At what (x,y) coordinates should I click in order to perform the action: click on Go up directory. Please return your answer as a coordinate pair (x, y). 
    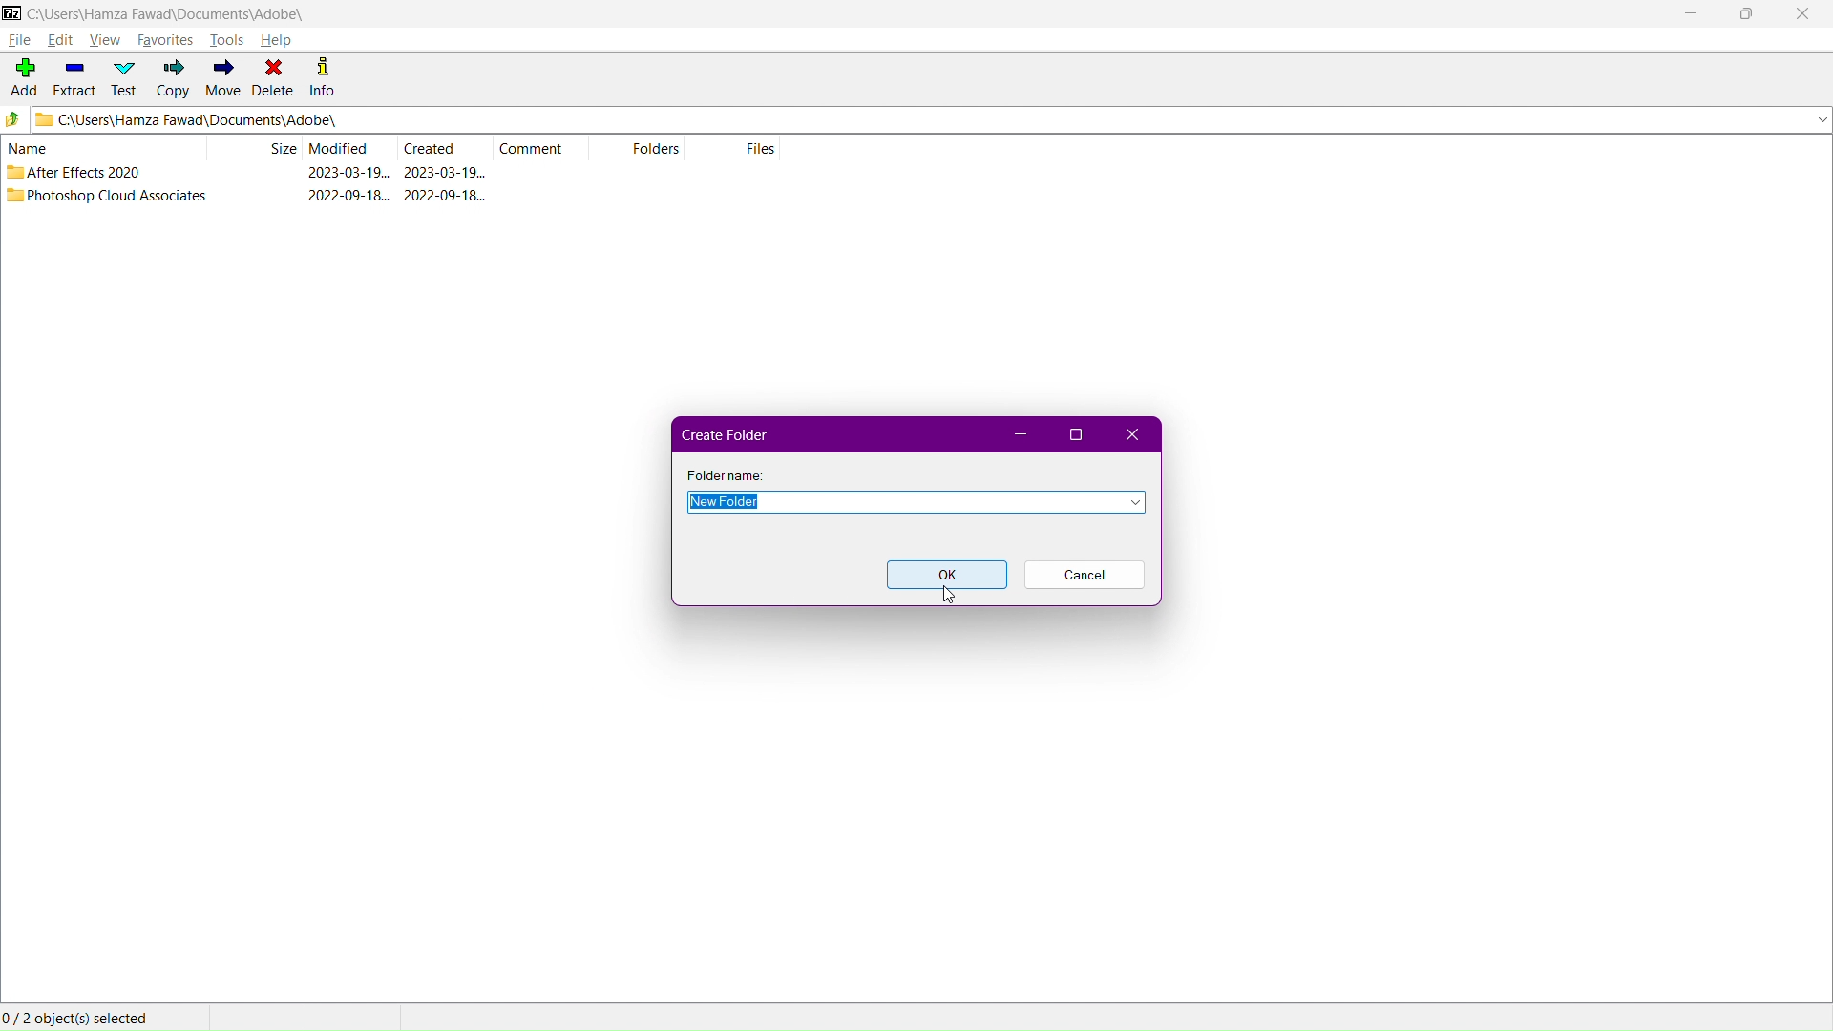
    Looking at the image, I should click on (13, 121).